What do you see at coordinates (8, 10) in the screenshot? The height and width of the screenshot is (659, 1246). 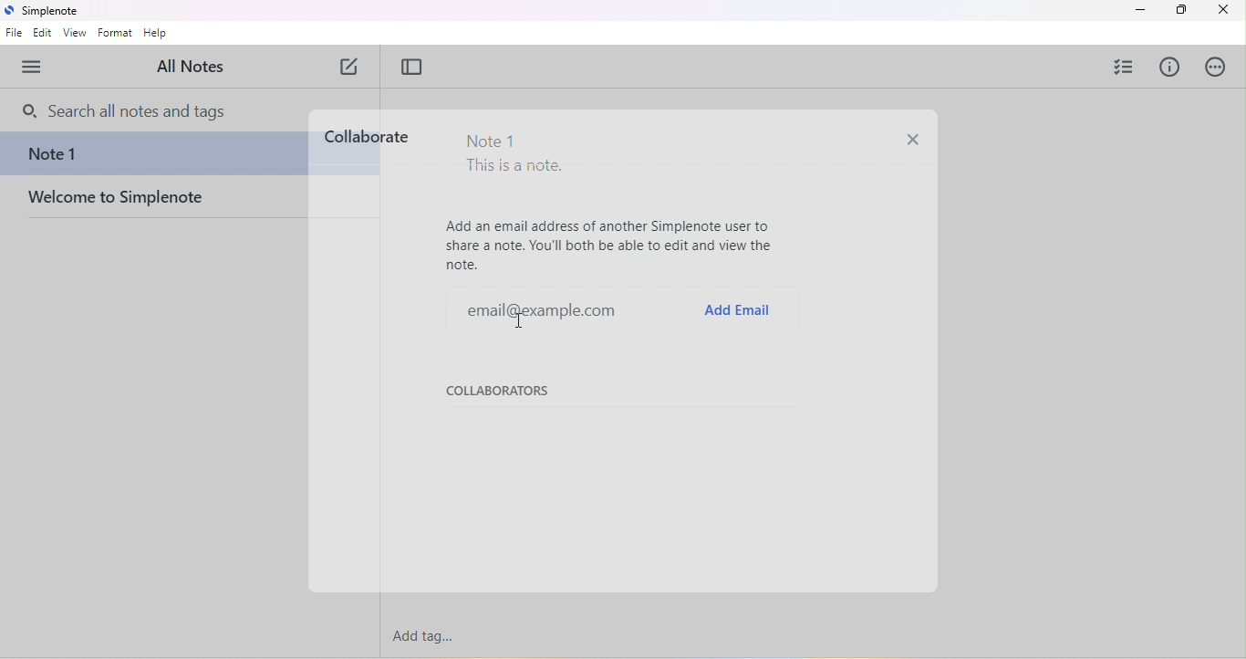 I see `simplenote logo` at bounding box center [8, 10].